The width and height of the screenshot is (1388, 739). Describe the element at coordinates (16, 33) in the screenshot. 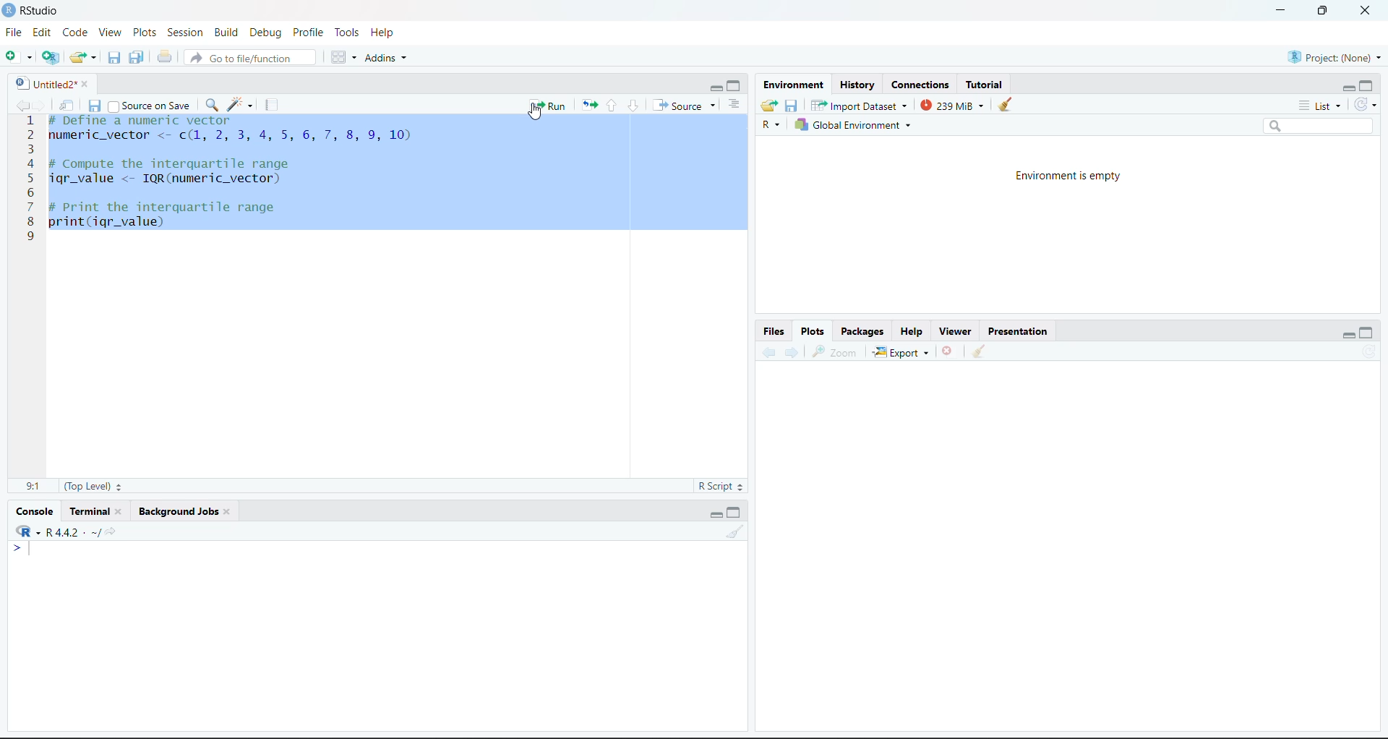

I see `File` at that location.